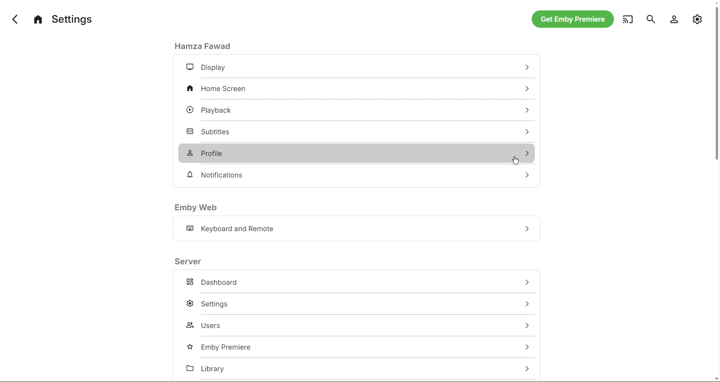 The height and width of the screenshot is (382, 720). I want to click on go, so click(526, 175).